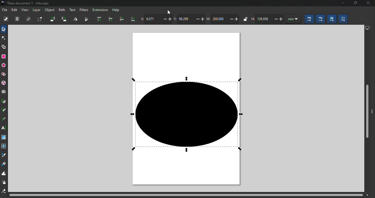  Describe the element at coordinates (7, 19) in the screenshot. I see `Select all objects` at that location.